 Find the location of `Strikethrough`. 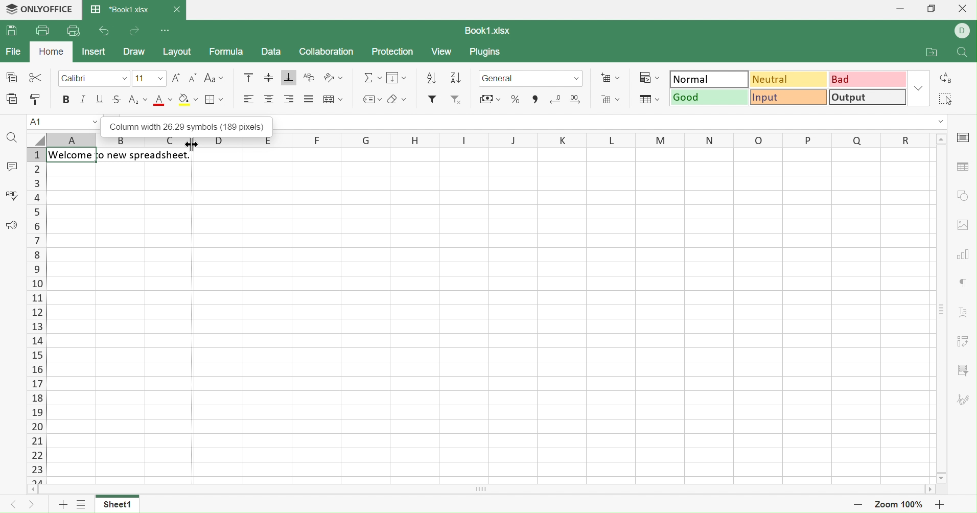

Strikethrough is located at coordinates (118, 100).